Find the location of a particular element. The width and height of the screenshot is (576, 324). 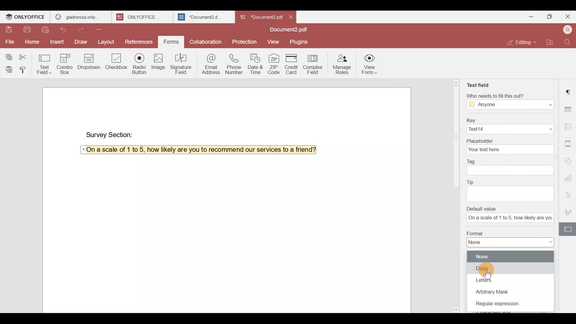

Table settings is located at coordinates (569, 109).